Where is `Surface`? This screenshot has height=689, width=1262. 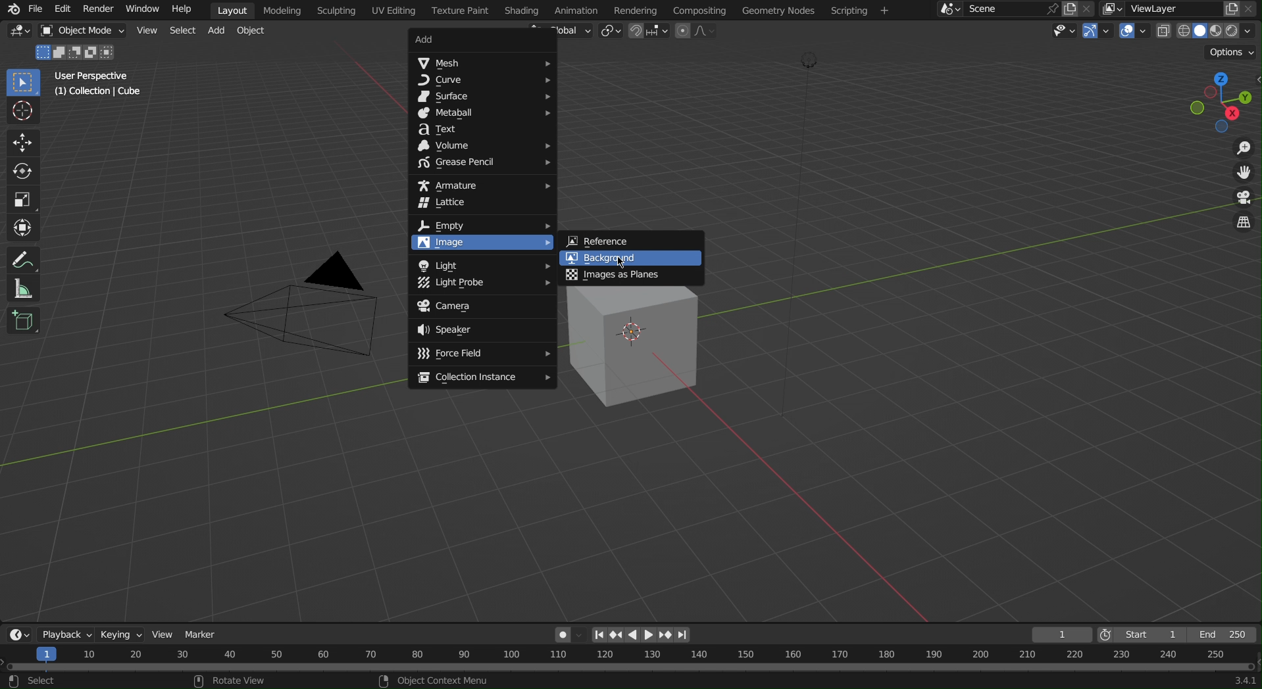 Surface is located at coordinates (482, 99).